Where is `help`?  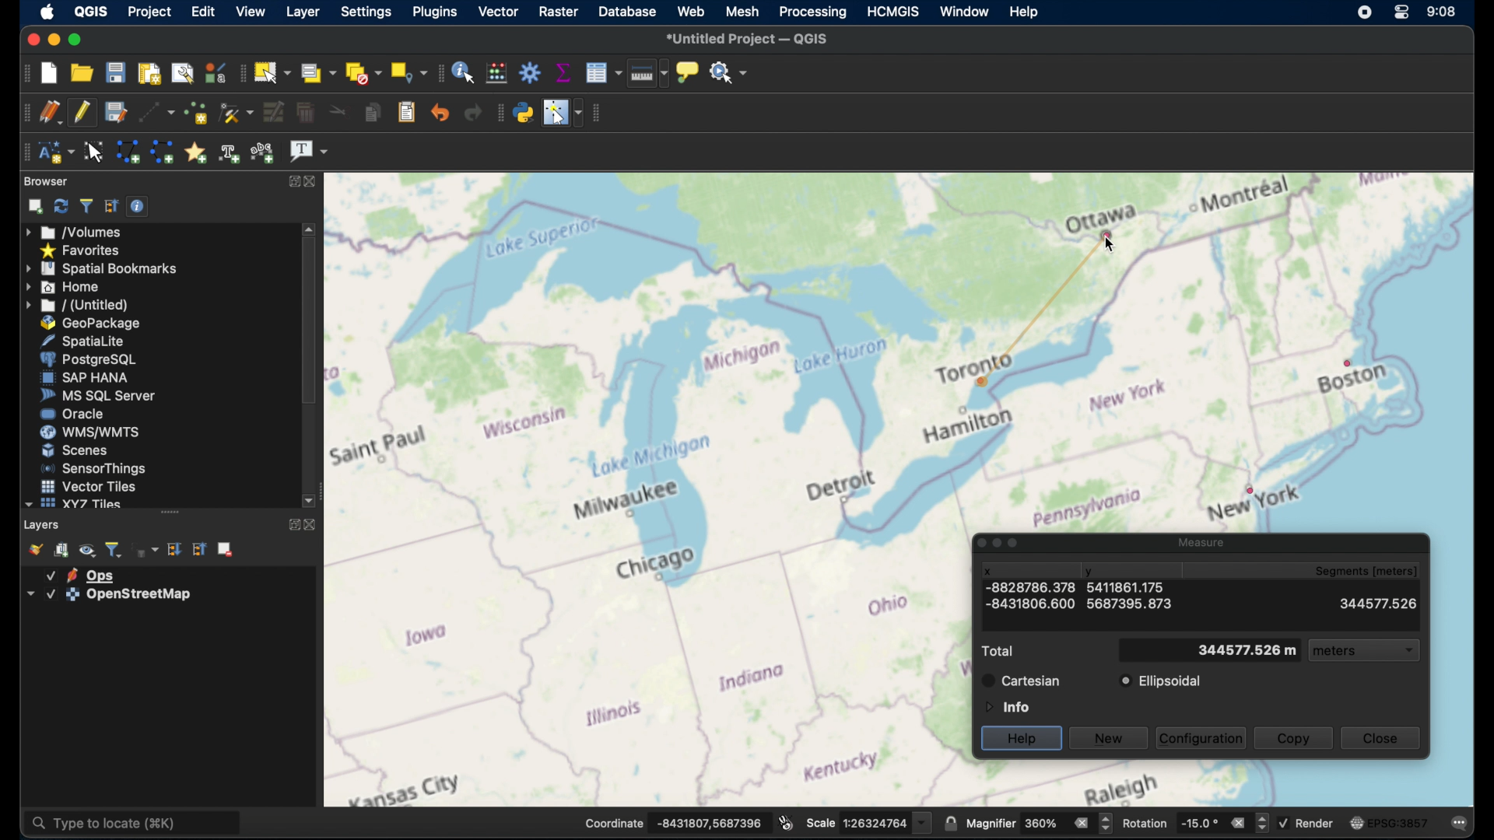
help is located at coordinates (1022, 11).